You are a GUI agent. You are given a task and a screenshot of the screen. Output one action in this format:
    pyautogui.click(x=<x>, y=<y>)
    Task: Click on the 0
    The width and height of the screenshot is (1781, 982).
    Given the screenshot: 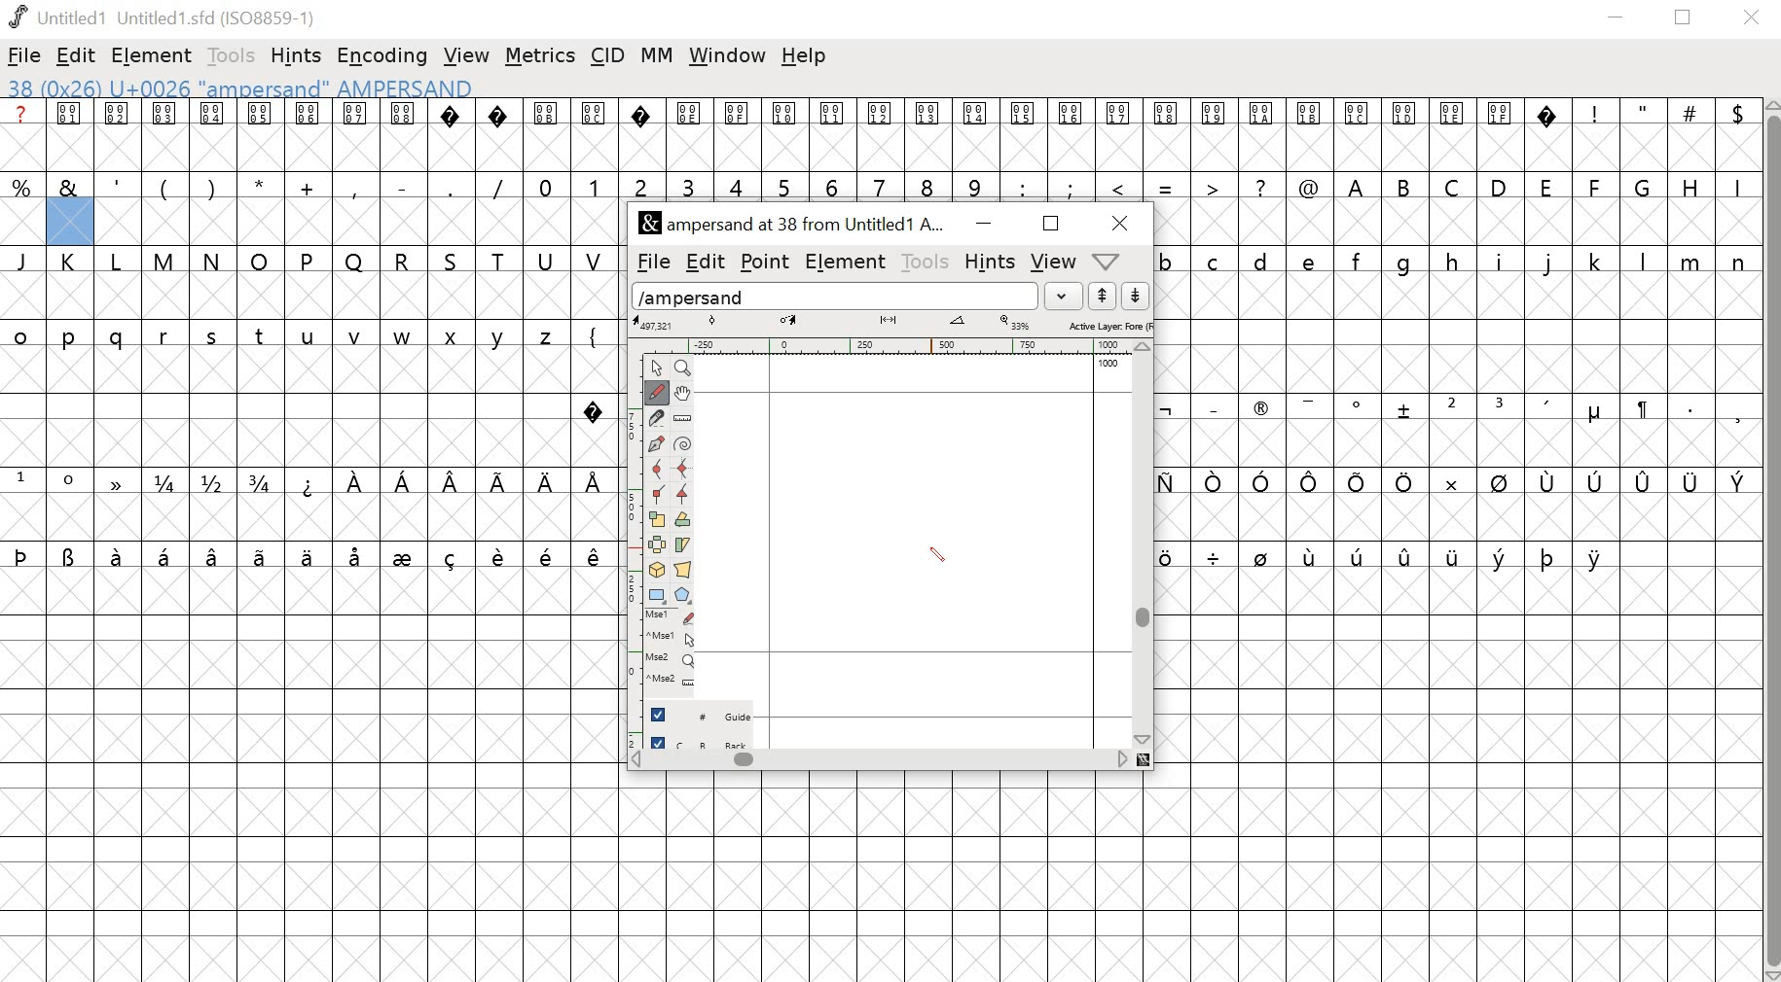 What is the action you would take?
    pyautogui.click(x=72, y=482)
    